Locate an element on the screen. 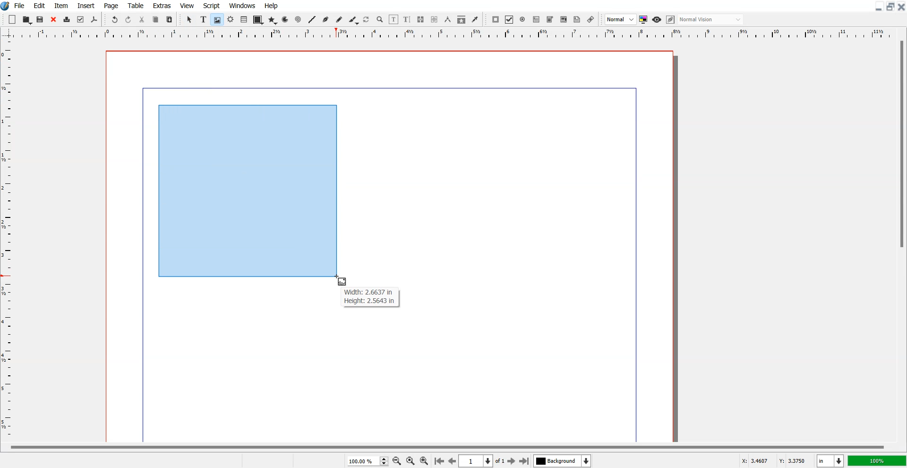 This screenshot has width=907, height=468. PDF Radio Button is located at coordinates (522, 19).